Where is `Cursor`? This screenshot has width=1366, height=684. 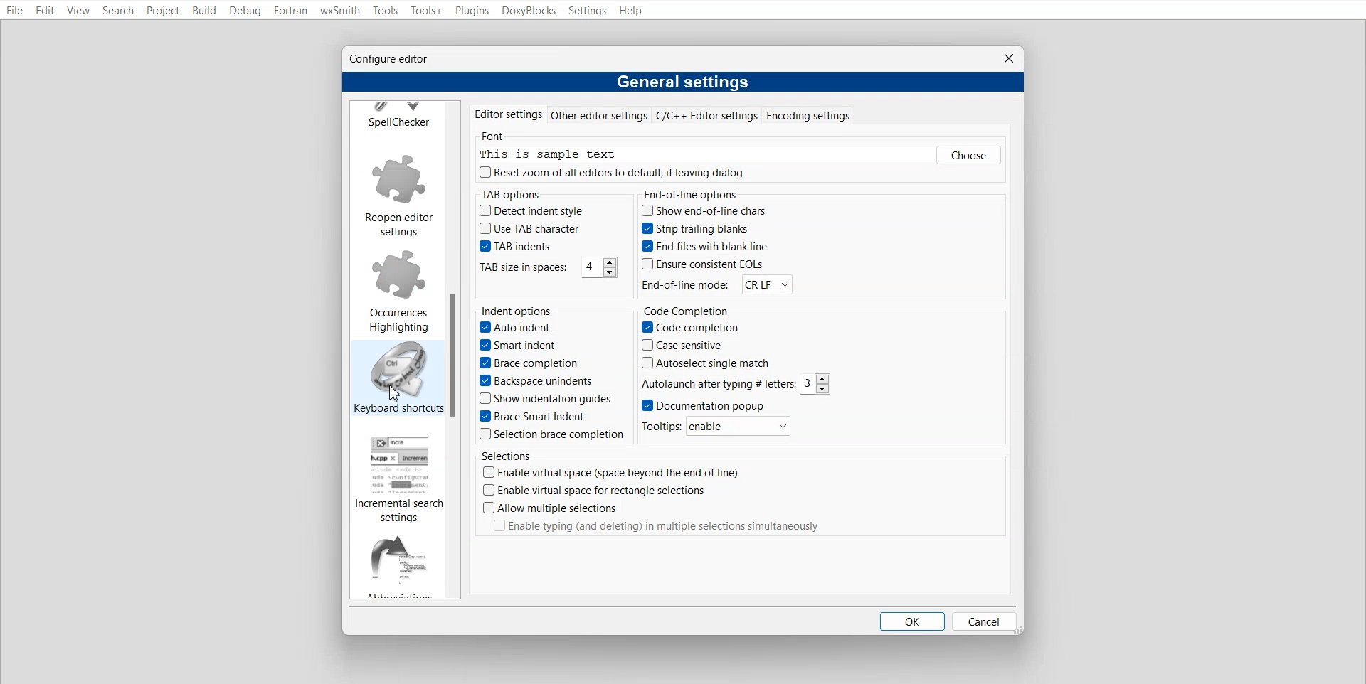
Cursor is located at coordinates (396, 392).